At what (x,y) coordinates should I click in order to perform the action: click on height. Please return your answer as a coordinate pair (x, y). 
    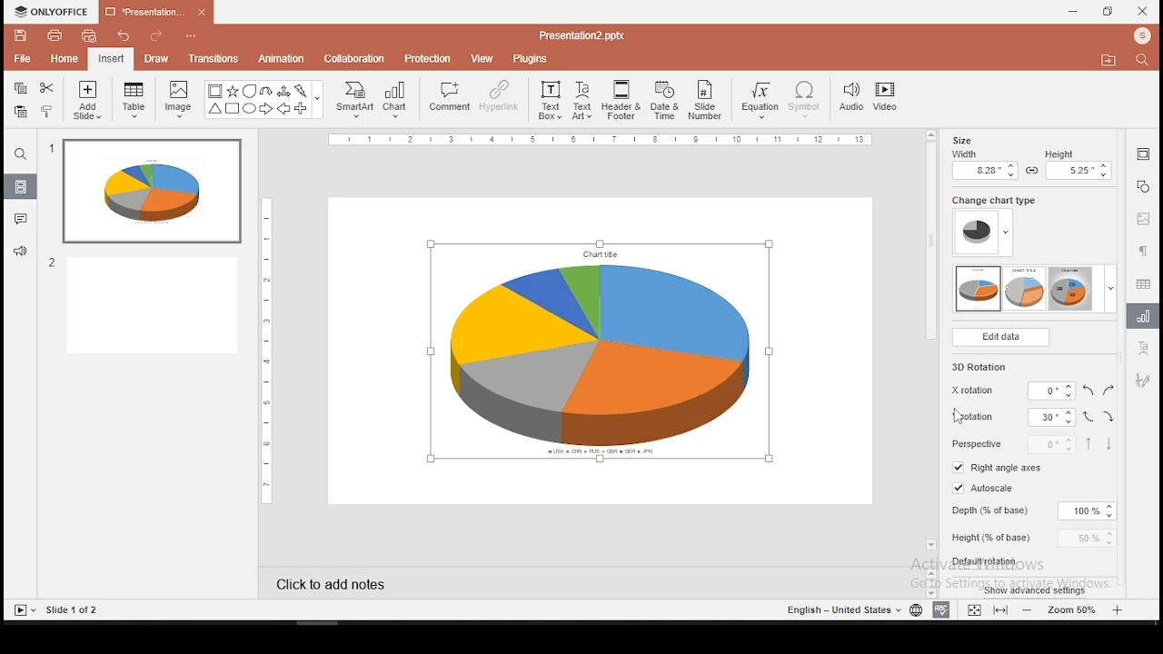
    Looking at the image, I should click on (1032, 537).